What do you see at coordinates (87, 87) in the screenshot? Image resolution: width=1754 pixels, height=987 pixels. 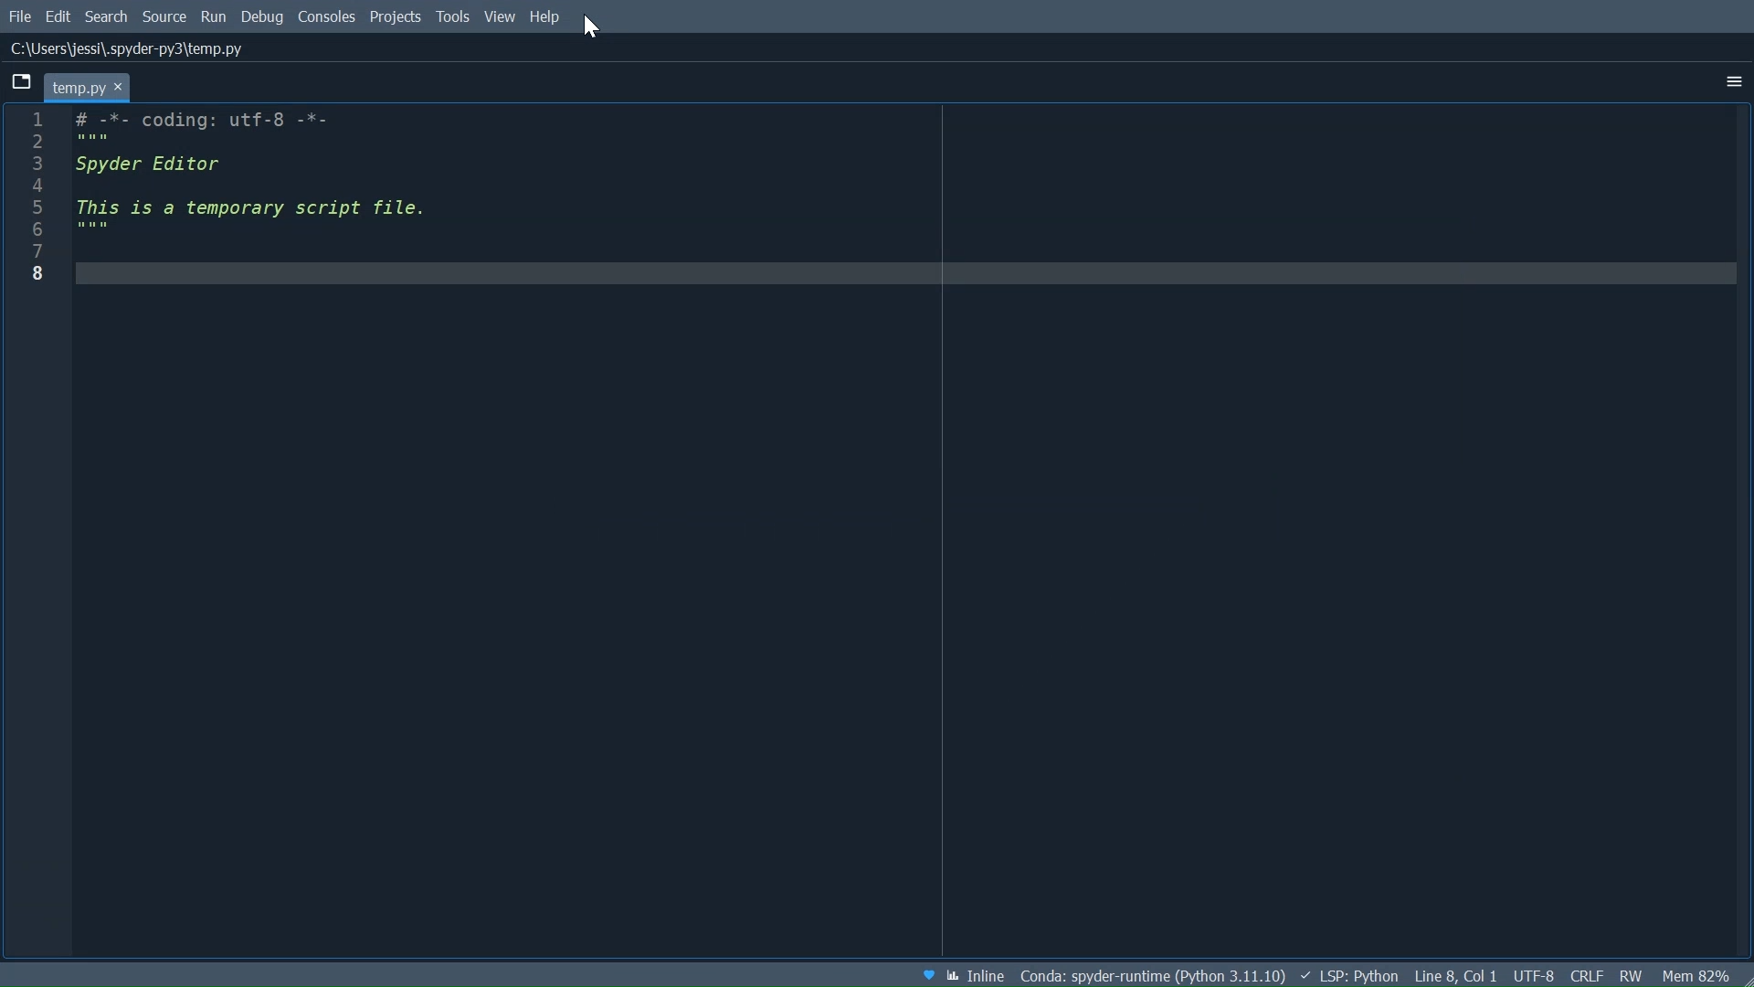 I see `Current tab` at bounding box center [87, 87].